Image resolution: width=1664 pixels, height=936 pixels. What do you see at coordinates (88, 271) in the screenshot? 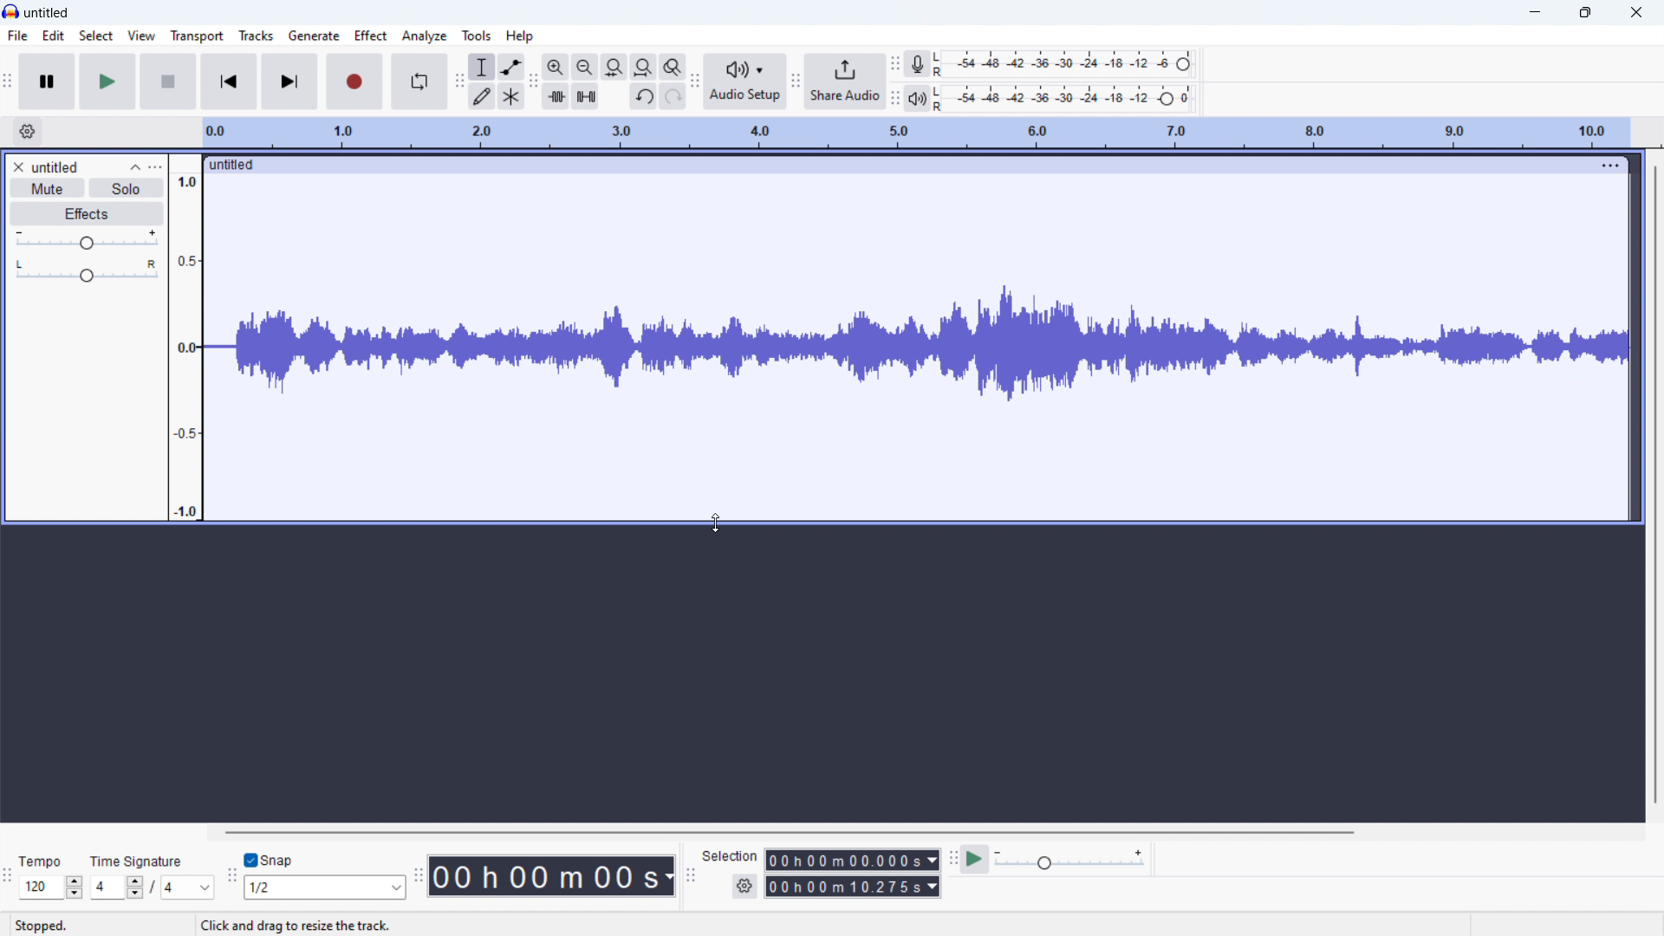
I see `pan` at bounding box center [88, 271].